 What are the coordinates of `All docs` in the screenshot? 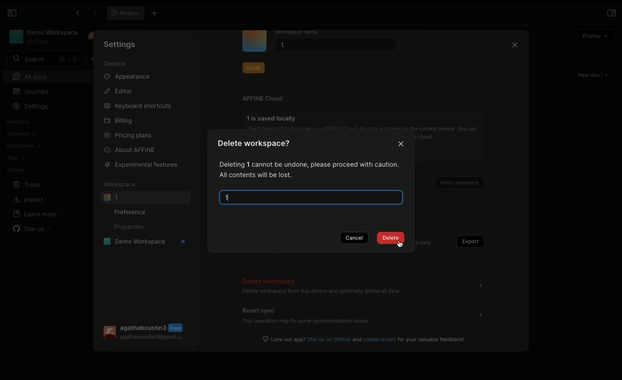 It's located at (51, 76).